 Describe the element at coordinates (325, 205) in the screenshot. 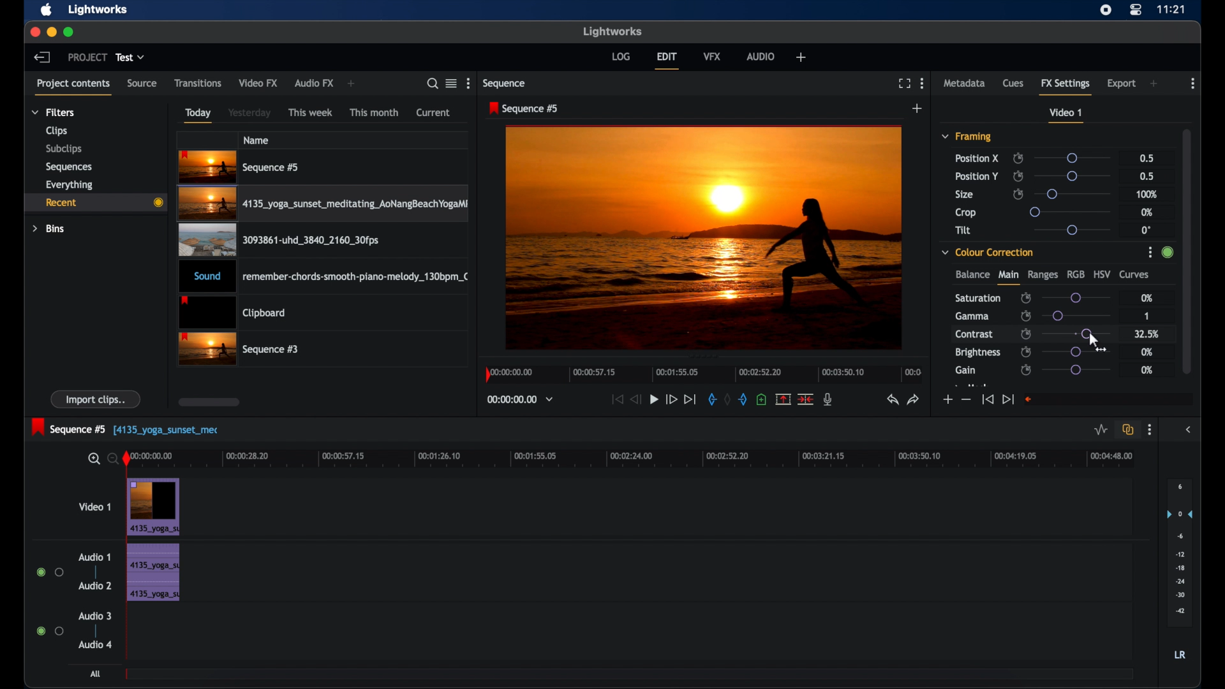

I see `video clip` at that location.